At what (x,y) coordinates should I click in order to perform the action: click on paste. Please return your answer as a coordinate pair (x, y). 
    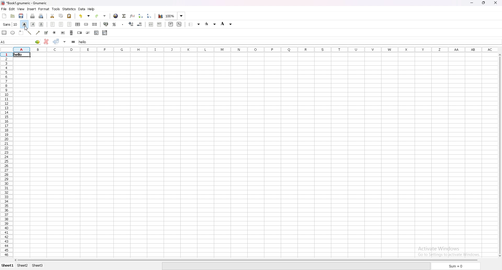
    Looking at the image, I should click on (69, 16).